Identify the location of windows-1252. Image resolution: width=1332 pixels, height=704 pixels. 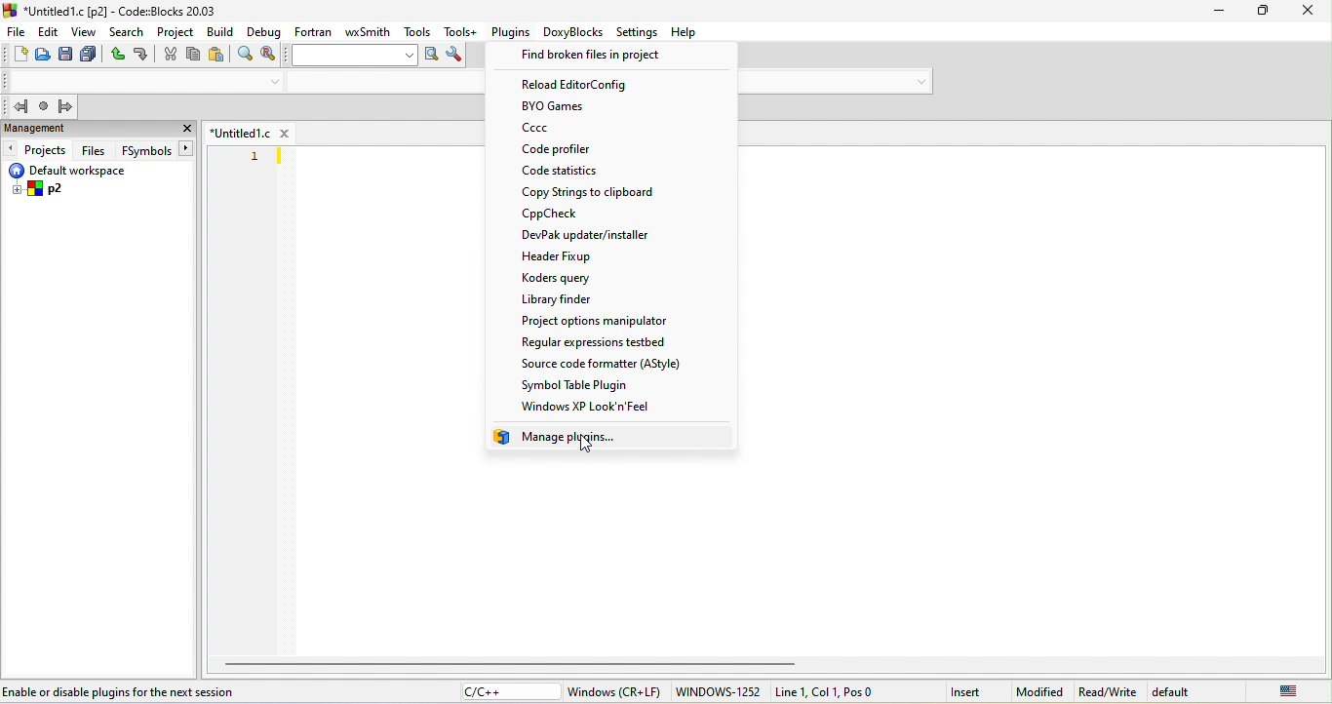
(720, 692).